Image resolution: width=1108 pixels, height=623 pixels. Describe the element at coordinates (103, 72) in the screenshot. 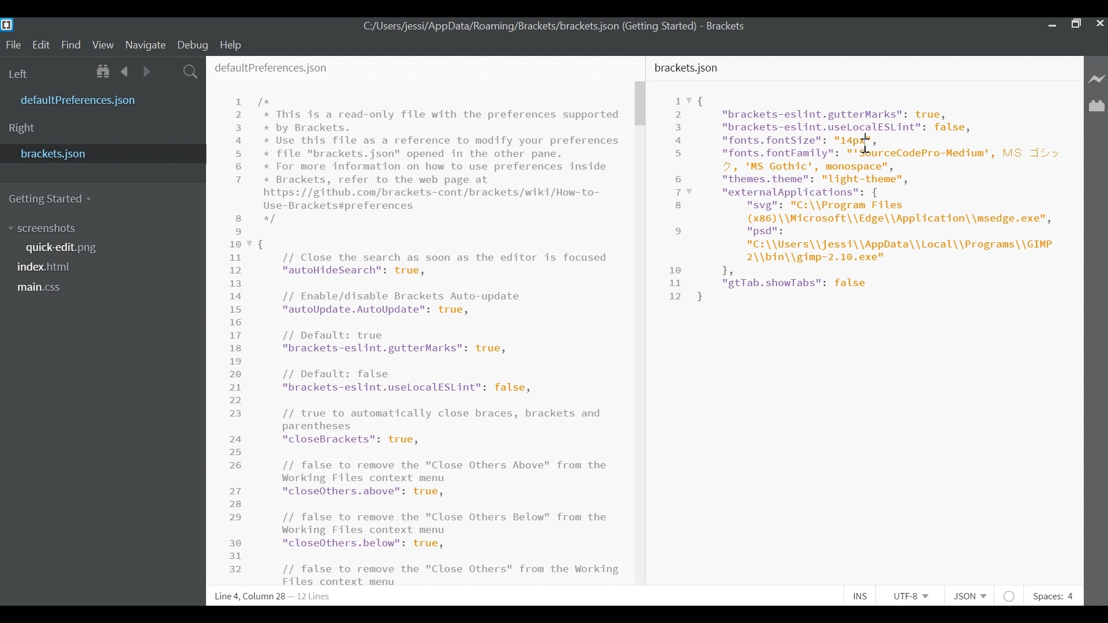

I see `Show in File tree` at that location.